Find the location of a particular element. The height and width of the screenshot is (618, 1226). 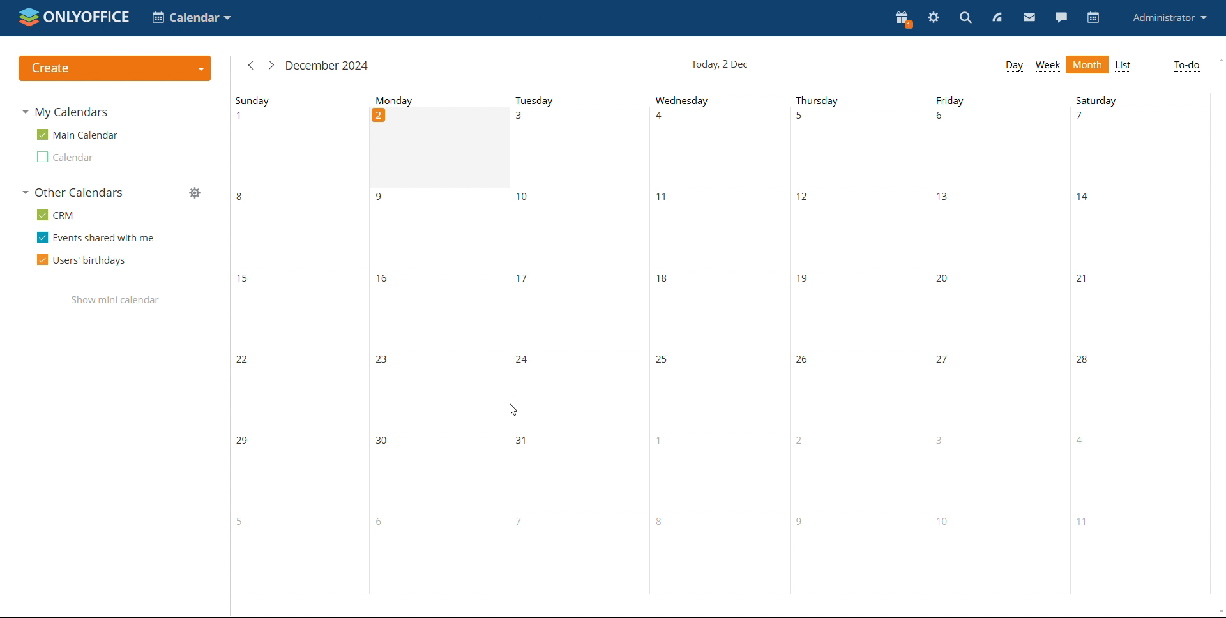

month view is located at coordinates (1087, 64).